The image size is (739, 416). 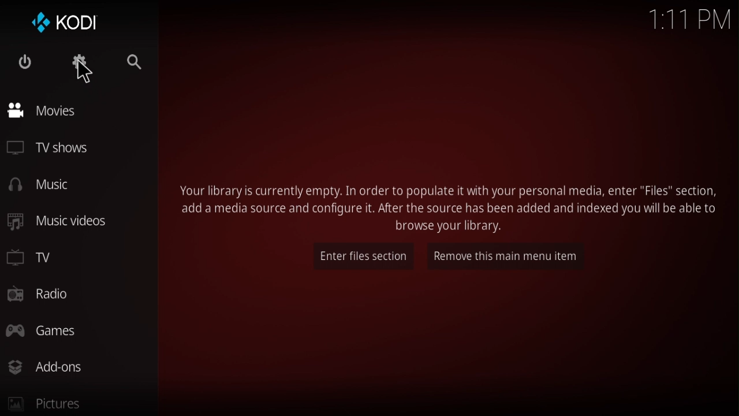 What do you see at coordinates (44, 403) in the screenshot?
I see `pictures` at bounding box center [44, 403].